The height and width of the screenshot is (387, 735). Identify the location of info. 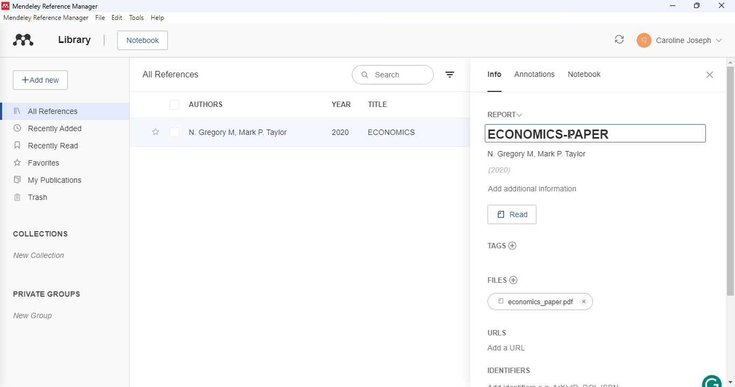
(495, 75).